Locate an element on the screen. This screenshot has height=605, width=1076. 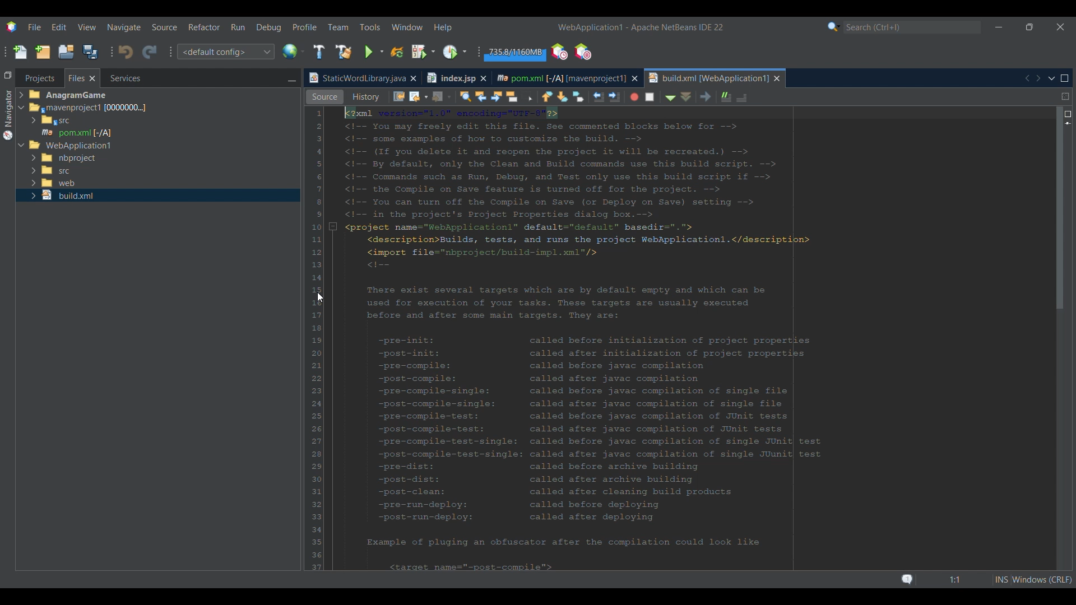
Toggle rectangular selection is located at coordinates (630, 97).